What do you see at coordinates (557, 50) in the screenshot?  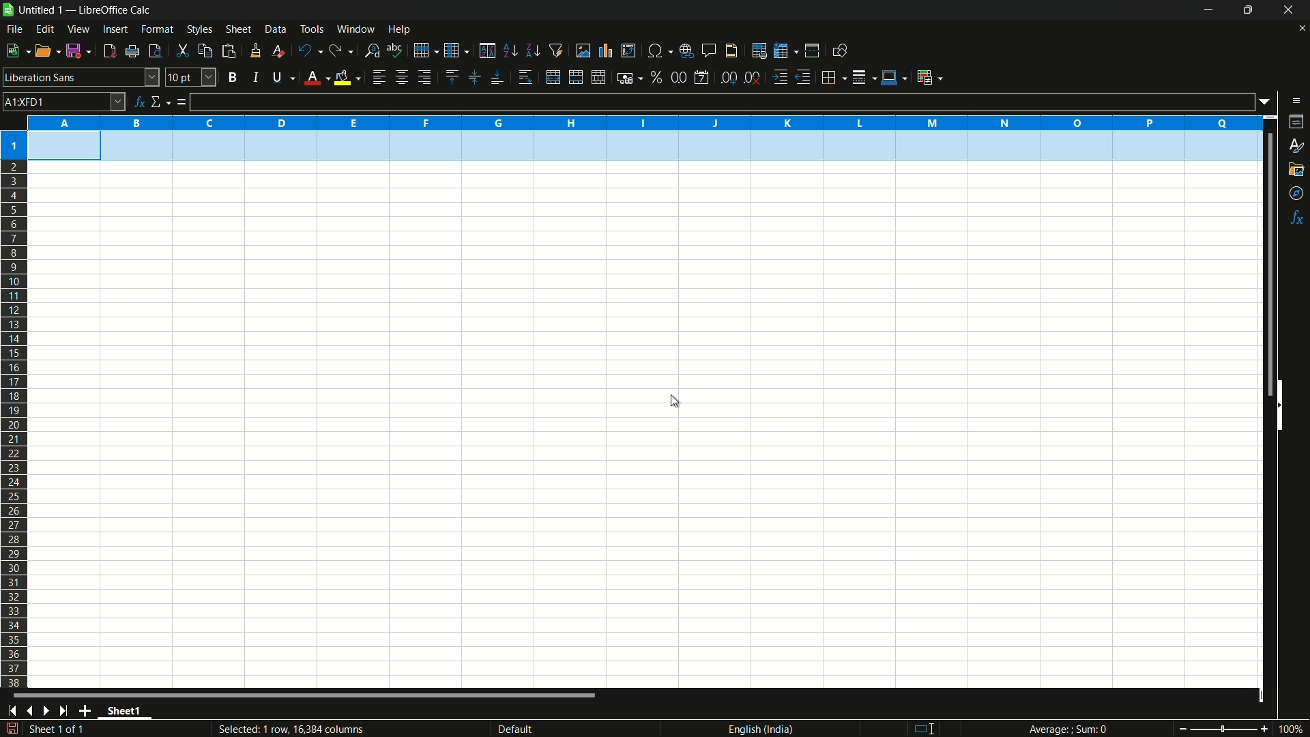 I see `auto filter` at bounding box center [557, 50].